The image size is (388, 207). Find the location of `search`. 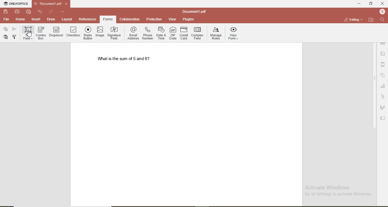

search is located at coordinates (381, 20).